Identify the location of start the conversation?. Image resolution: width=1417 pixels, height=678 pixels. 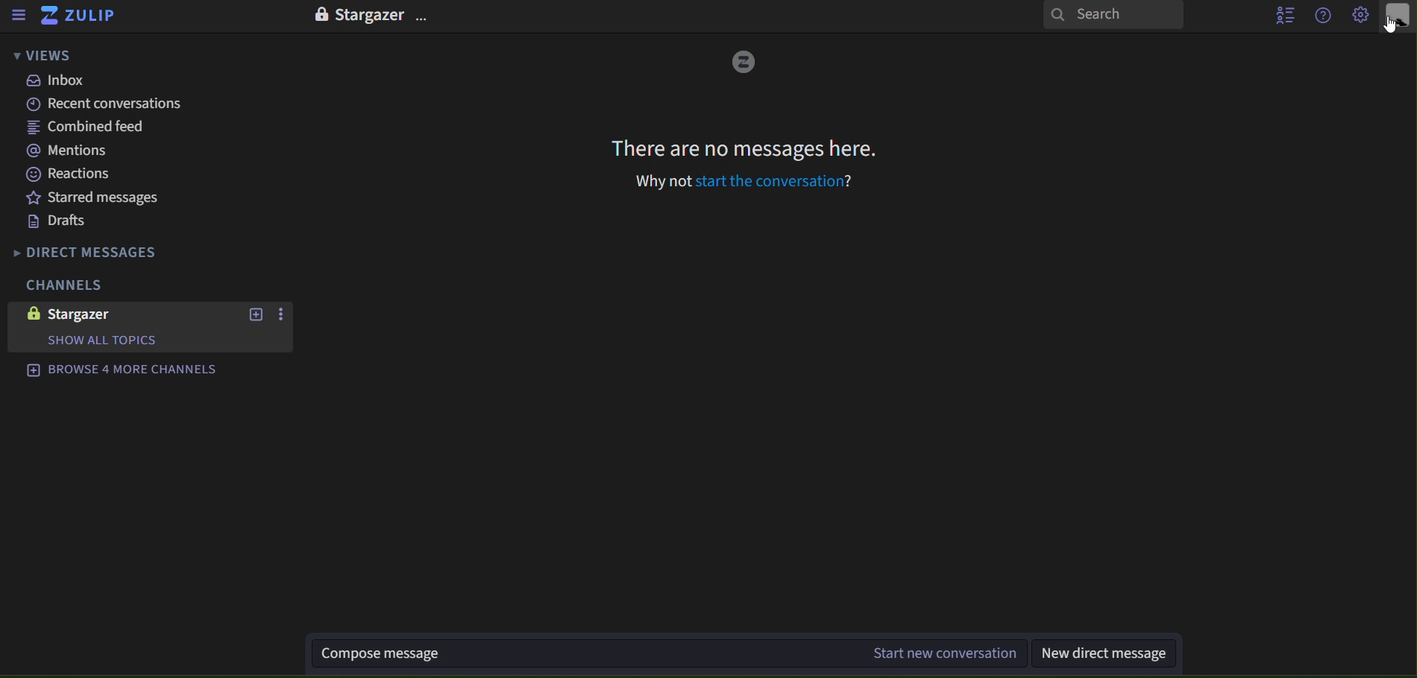
(775, 182).